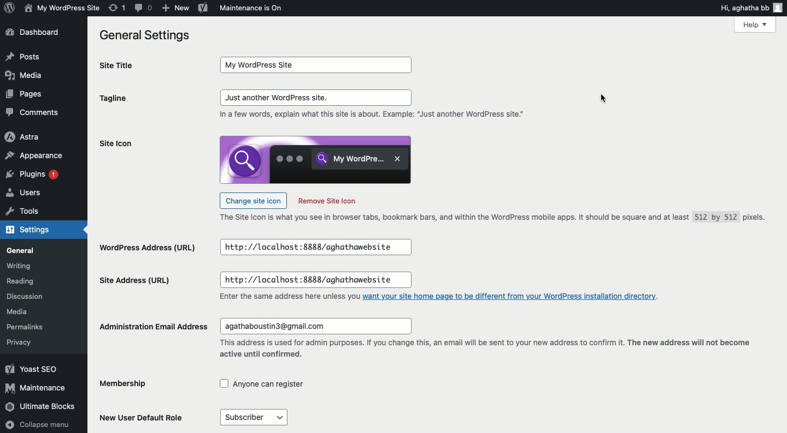 The width and height of the screenshot is (787, 433). What do you see at coordinates (375, 115) in the screenshot?
I see `text` at bounding box center [375, 115].